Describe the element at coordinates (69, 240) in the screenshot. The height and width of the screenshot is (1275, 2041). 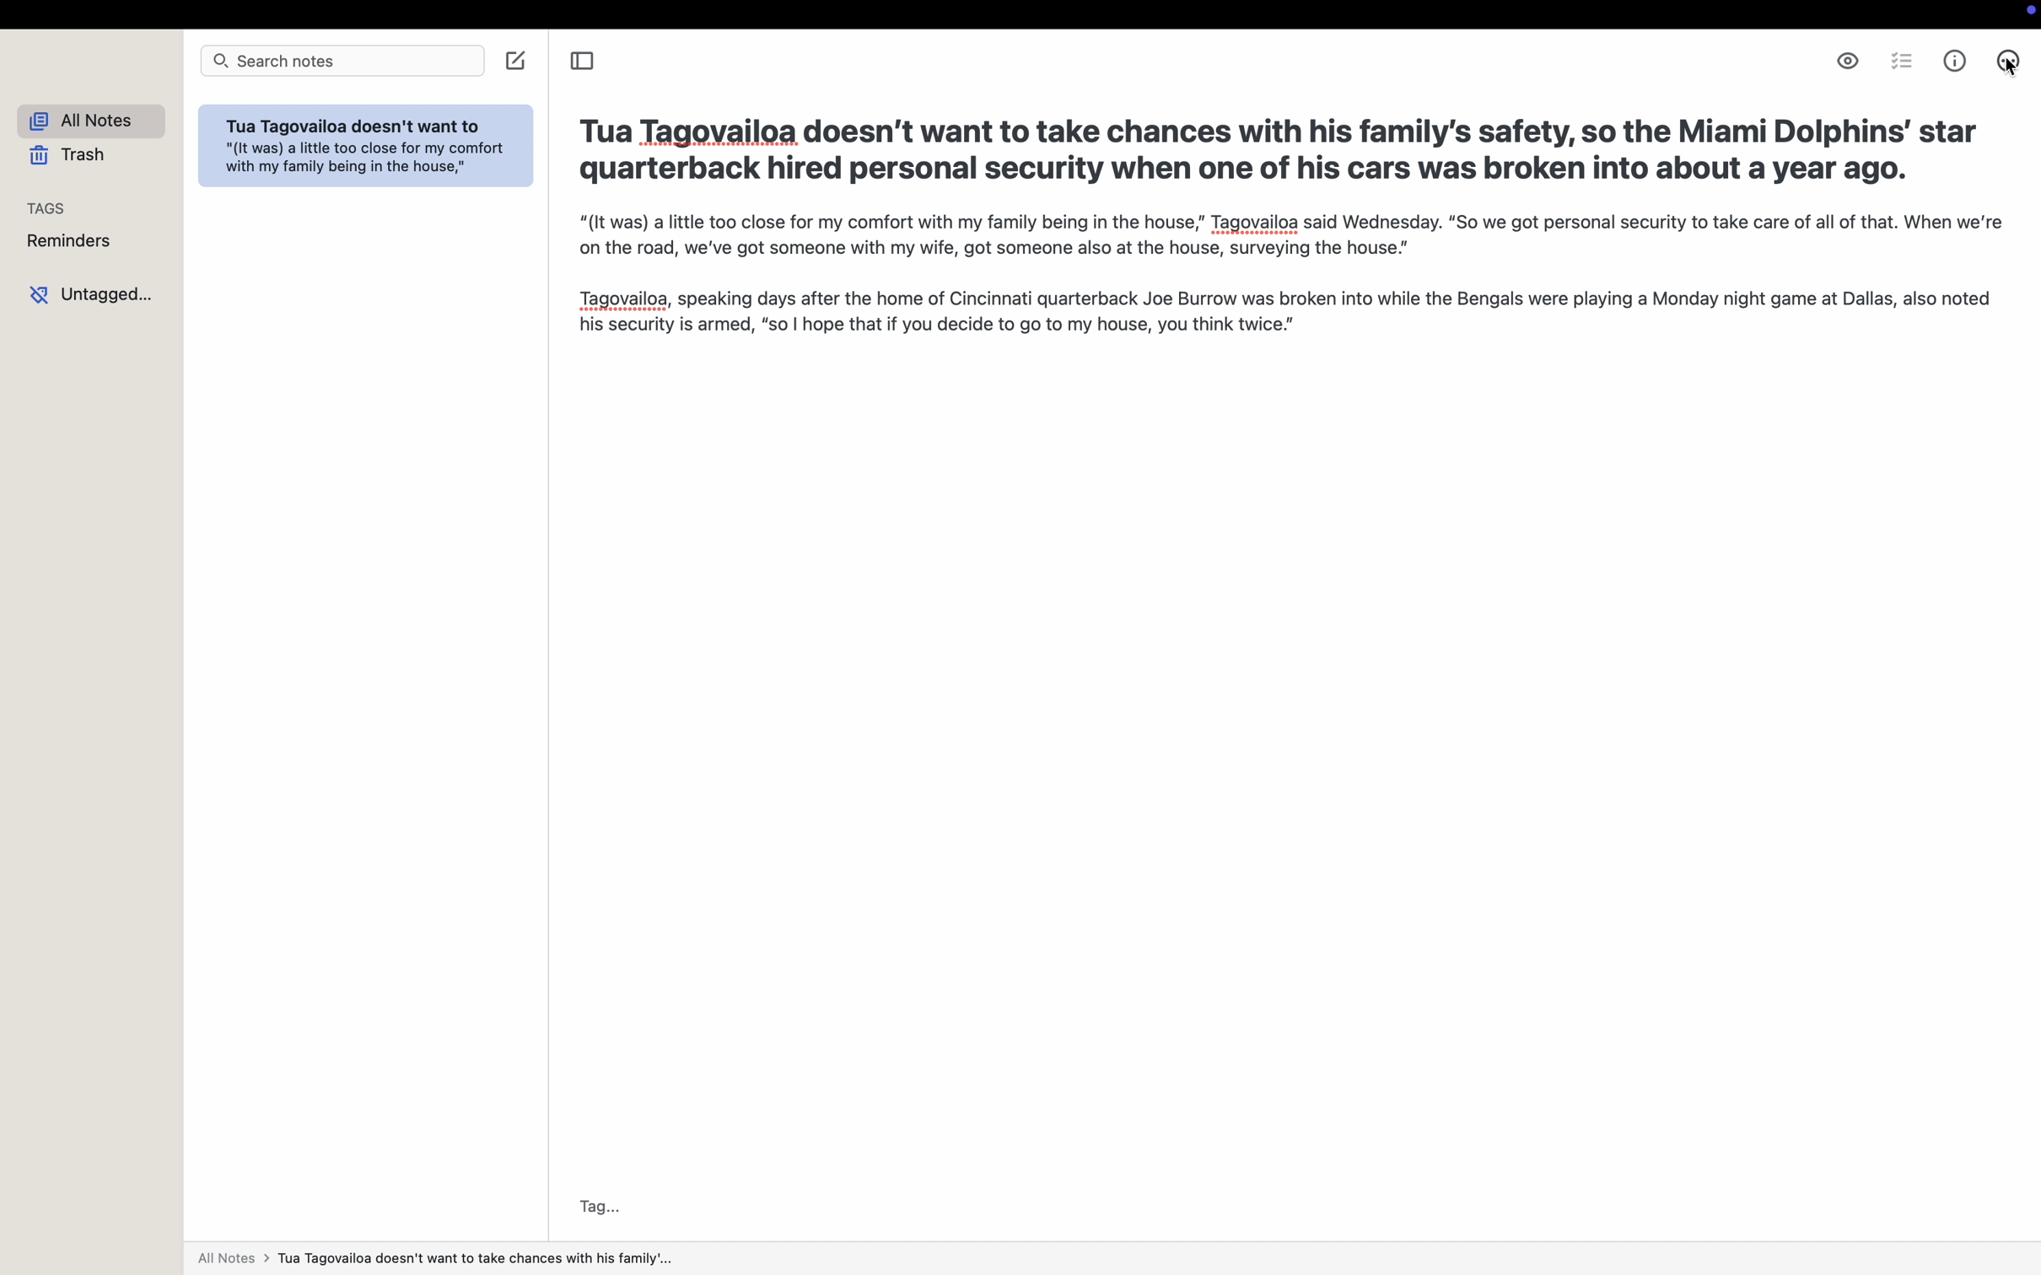
I see `reminders` at that location.